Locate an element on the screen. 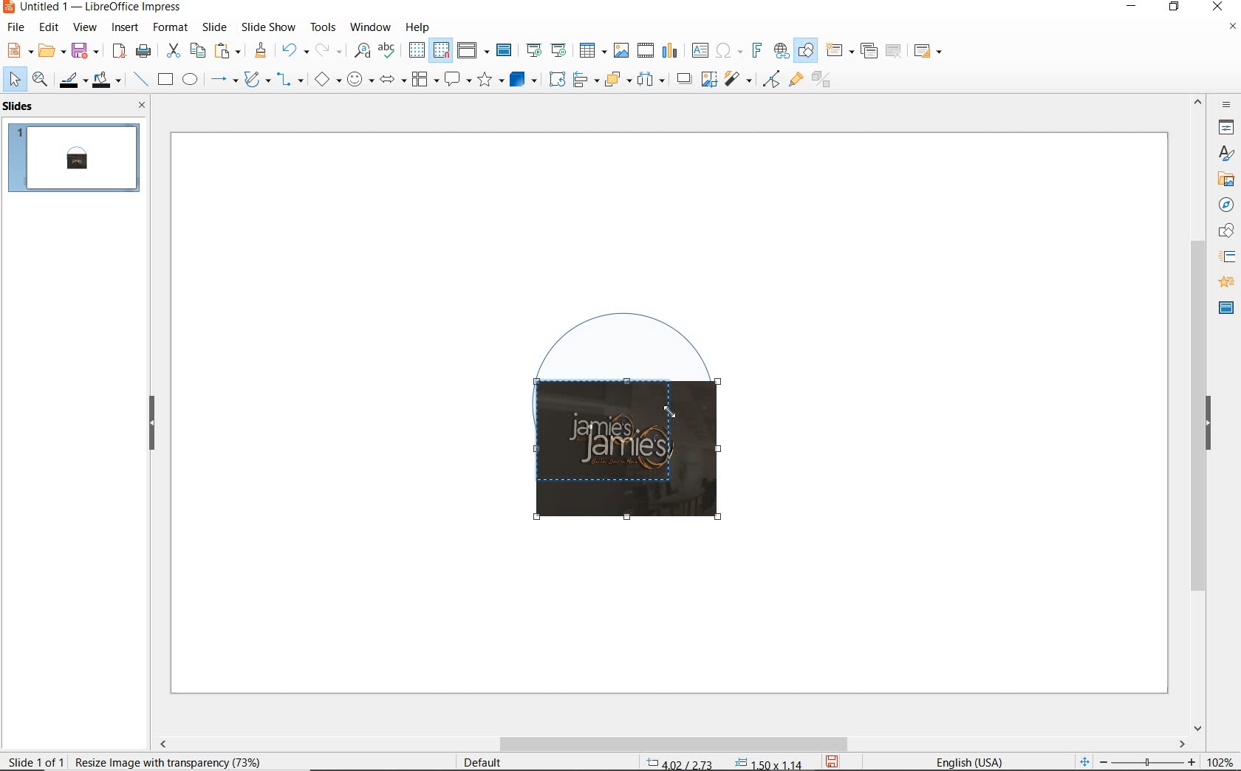 The image size is (1241, 771). display/snap grid is located at coordinates (428, 50).